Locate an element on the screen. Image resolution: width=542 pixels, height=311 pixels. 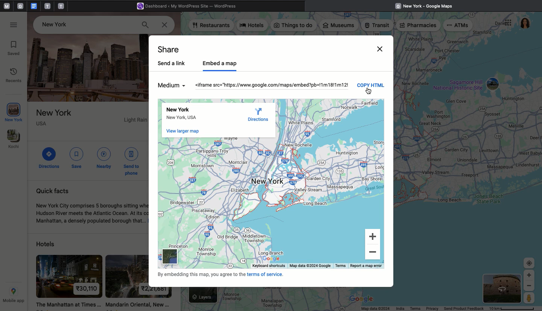
Pinned tabs is located at coordinates (6, 6).